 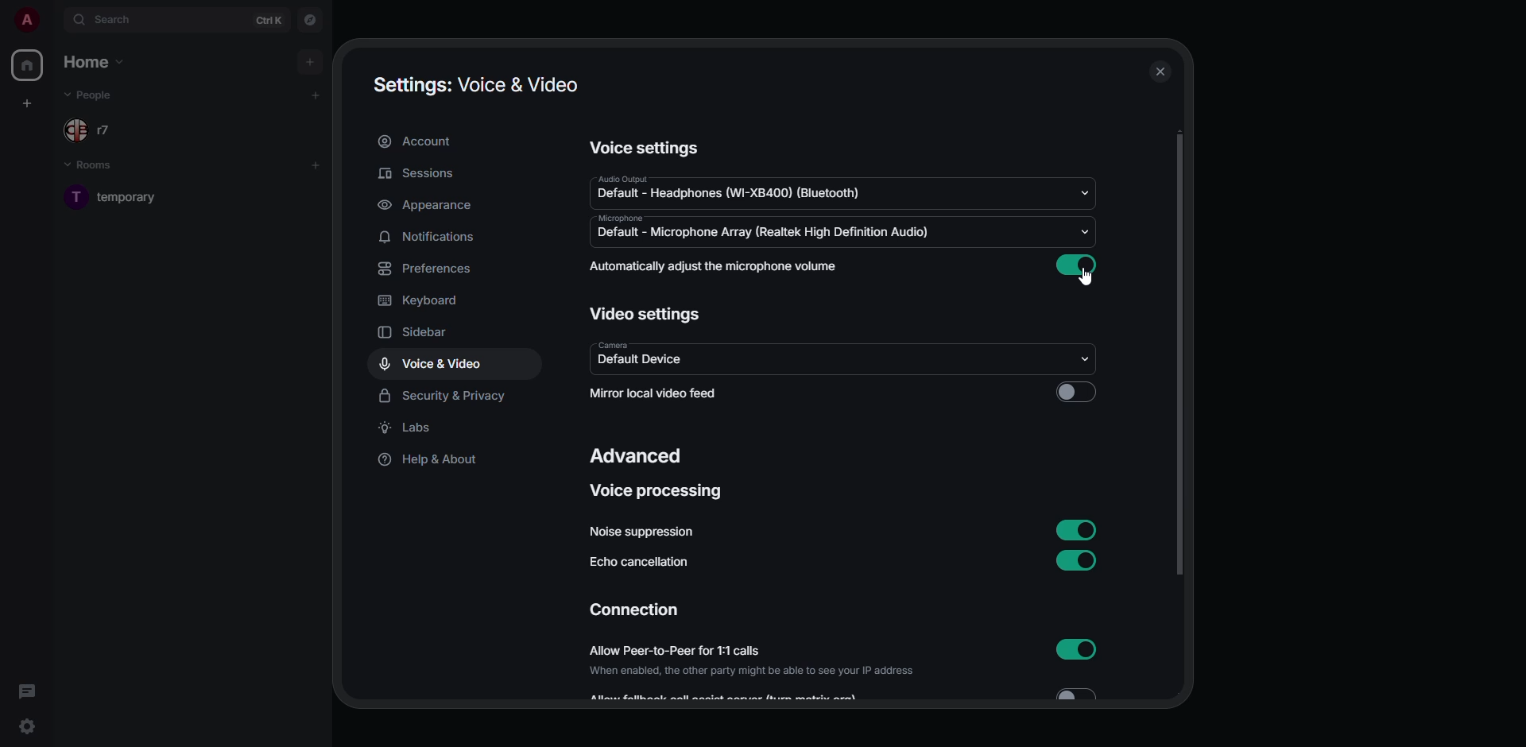 I want to click on people, so click(x=92, y=130).